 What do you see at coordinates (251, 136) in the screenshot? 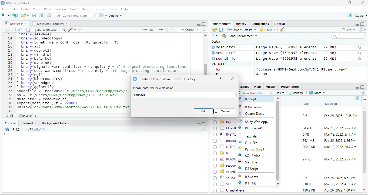
I see `Text File` at bounding box center [251, 136].